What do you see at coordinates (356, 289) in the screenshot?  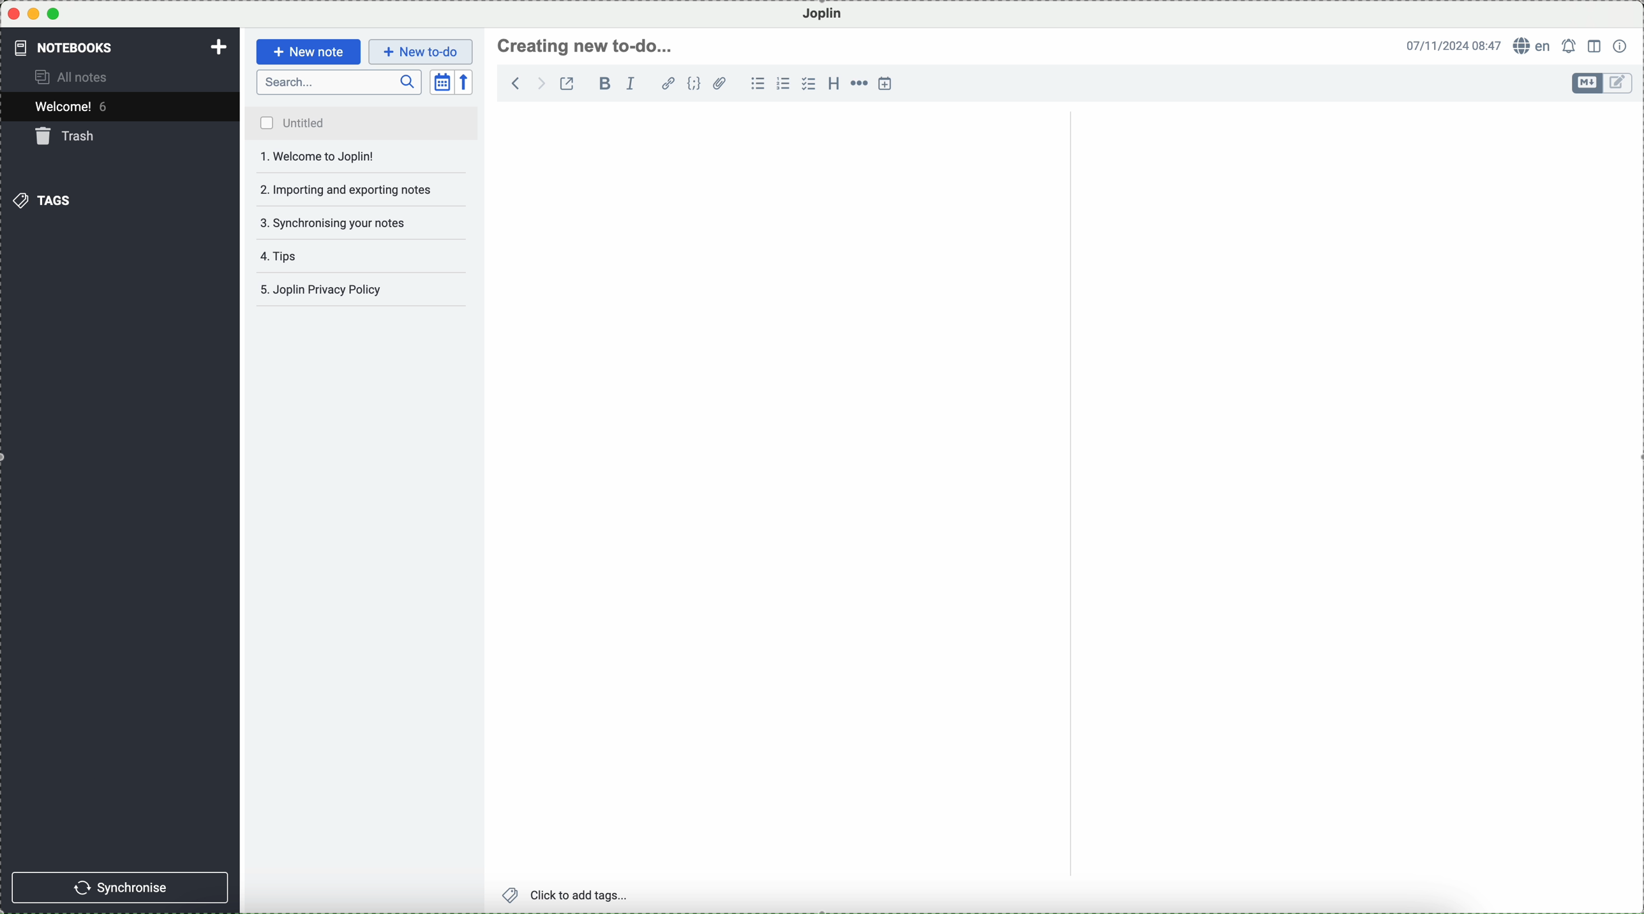 I see `Joplin privacy policy` at bounding box center [356, 289].